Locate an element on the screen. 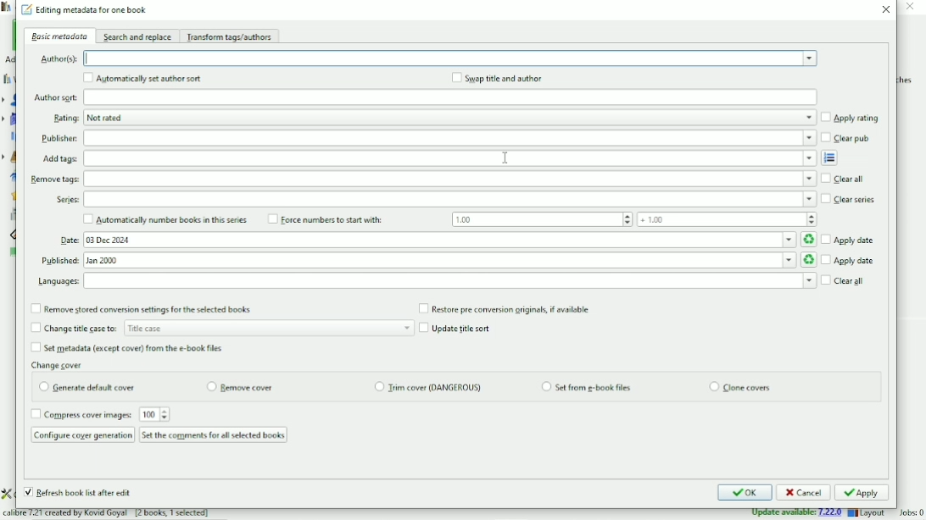  Transform tags/authors is located at coordinates (231, 37).